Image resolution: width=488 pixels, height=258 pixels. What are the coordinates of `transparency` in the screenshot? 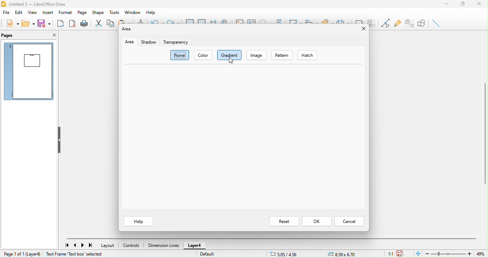 It's located at (177, 42).